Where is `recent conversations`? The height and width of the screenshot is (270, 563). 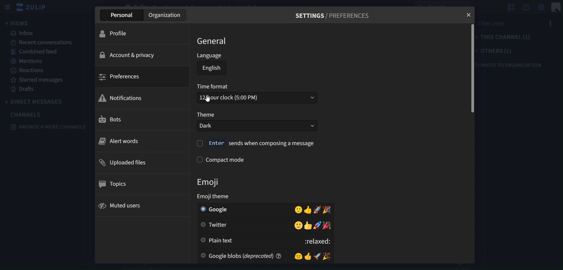
recent conversations is located at coordinates (46, 43).